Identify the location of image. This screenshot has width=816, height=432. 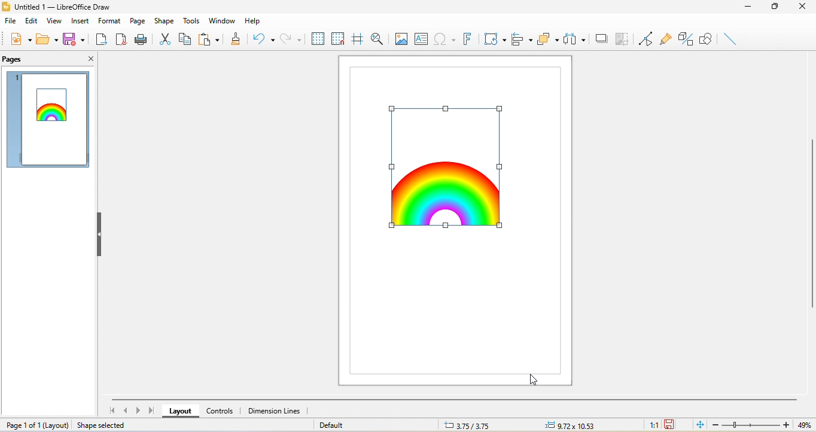
(402, 38).